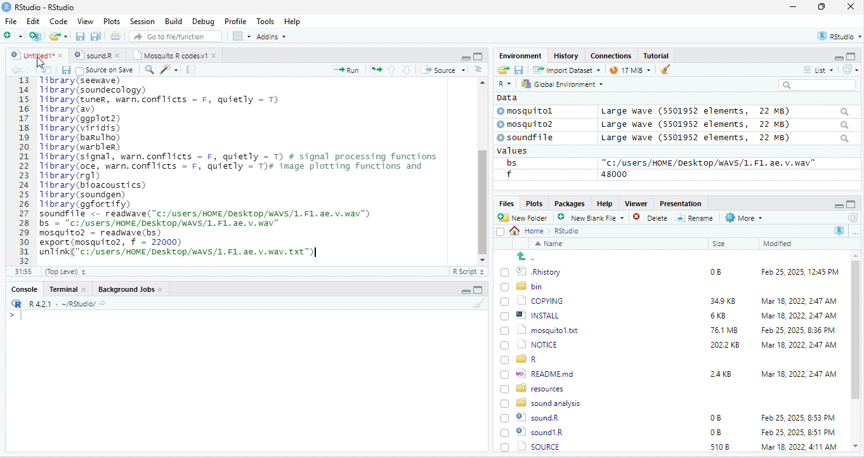  Describe the element at coordinates (572, 203) in the screenshot. I see `Packages` at that location.